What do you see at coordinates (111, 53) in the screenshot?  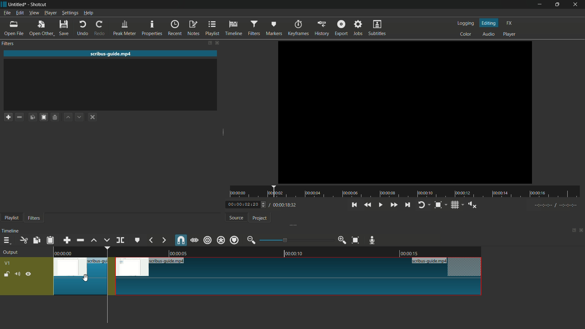 I see `imported file name` at bounding box center [111, 53].